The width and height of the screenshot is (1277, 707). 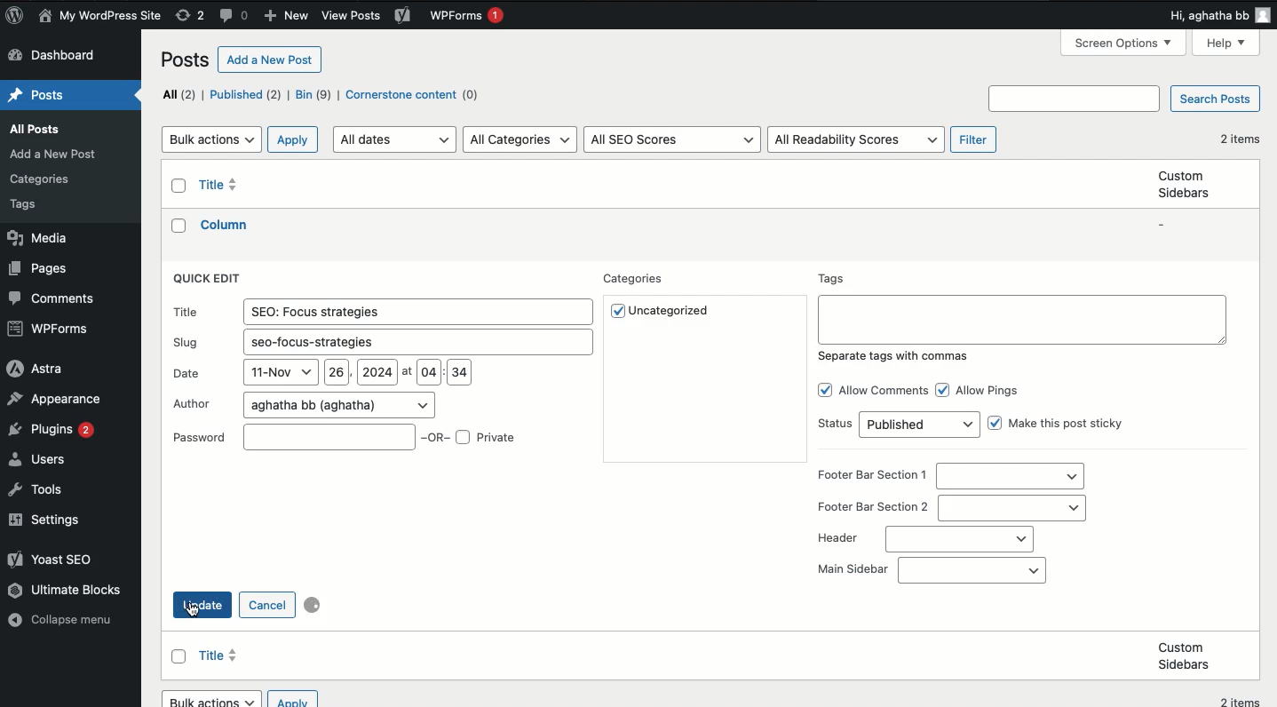 I want to click on Ultimate blocks, so click(x=67, y=590).